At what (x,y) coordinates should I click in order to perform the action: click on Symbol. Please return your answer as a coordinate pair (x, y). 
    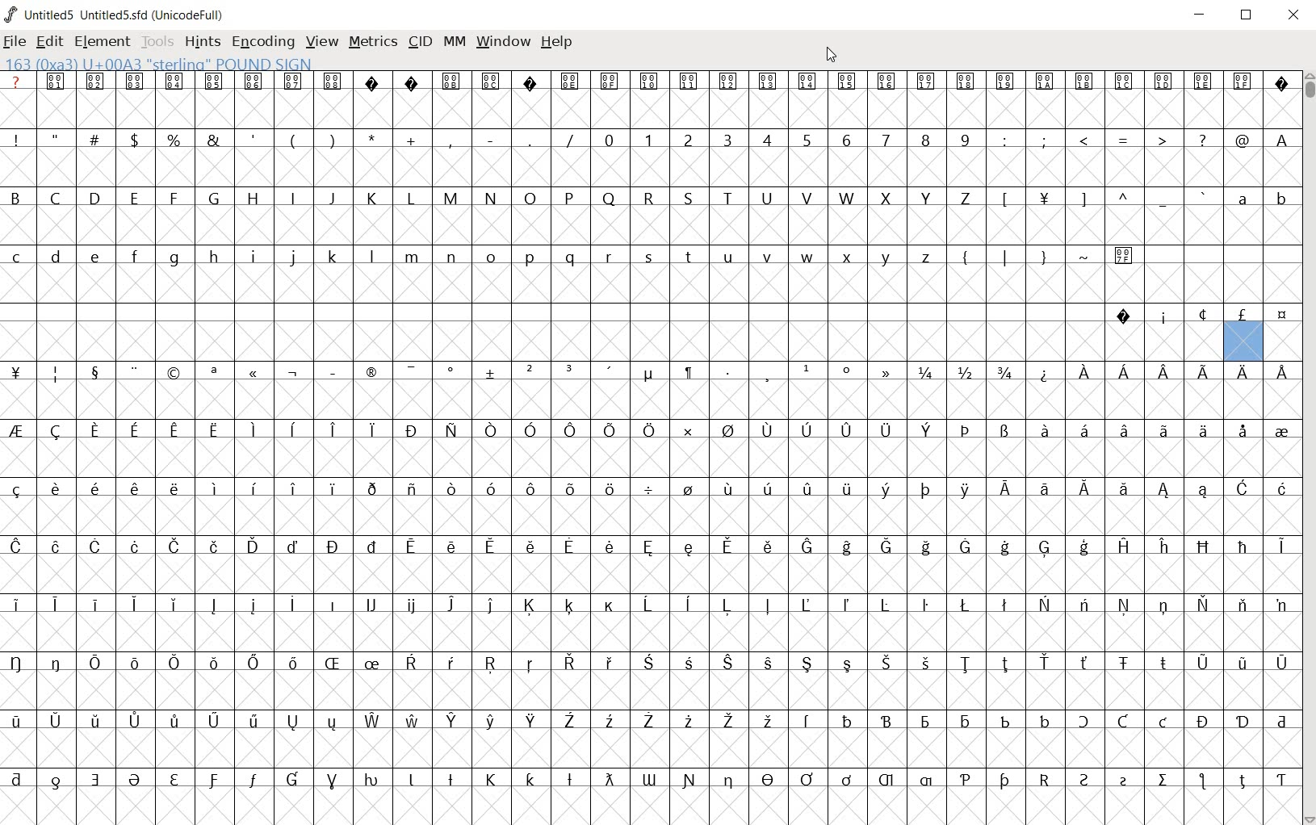
    Looking at the image, I should click on (175, 547).